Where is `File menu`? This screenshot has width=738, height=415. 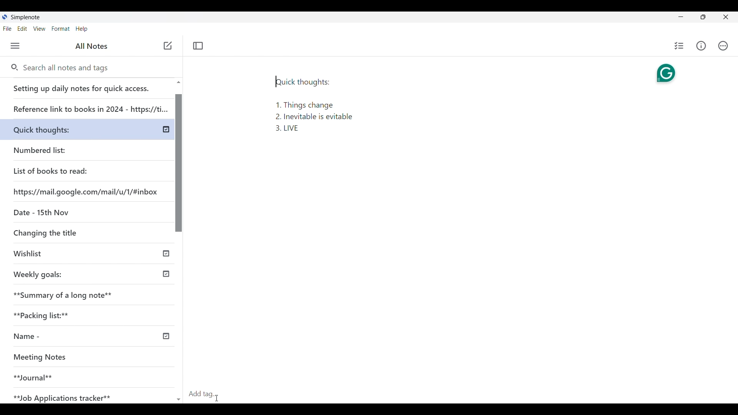 File menu is located at coordinates (7, 29).